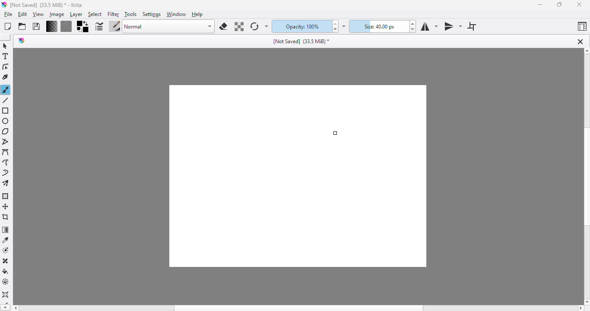  Describe the element at coordinates (22, 15) in the screenshot. I see `edit` at that location.